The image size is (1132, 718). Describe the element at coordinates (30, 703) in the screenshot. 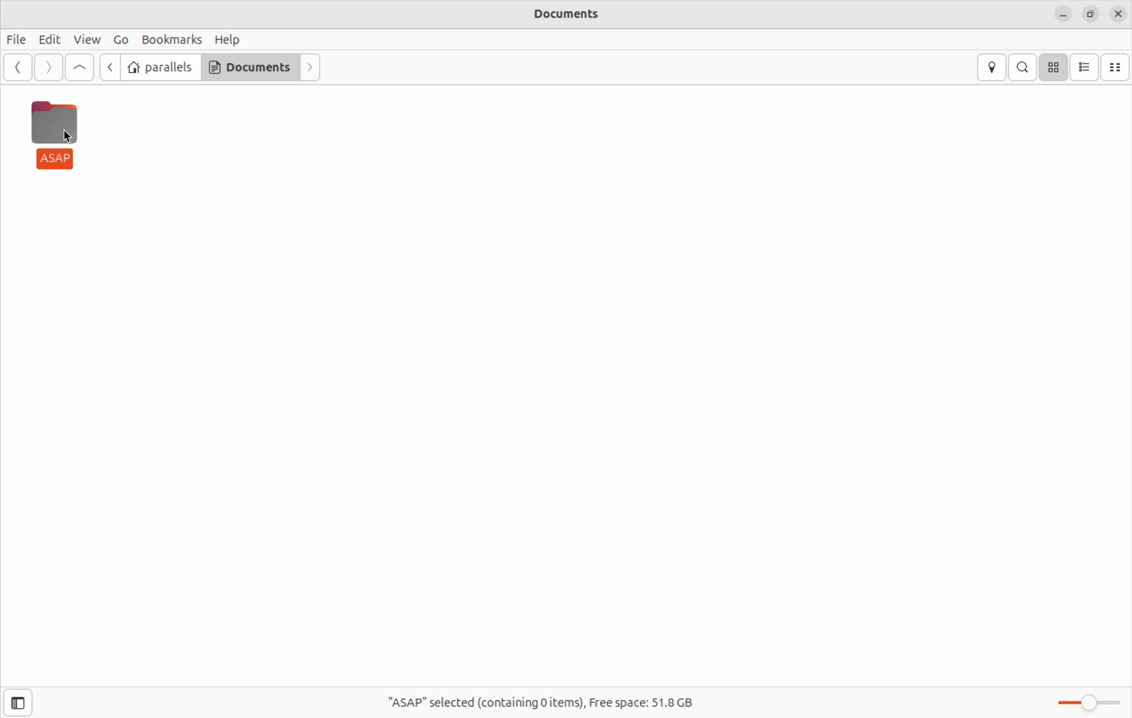

I see `open sidebar` at that location.